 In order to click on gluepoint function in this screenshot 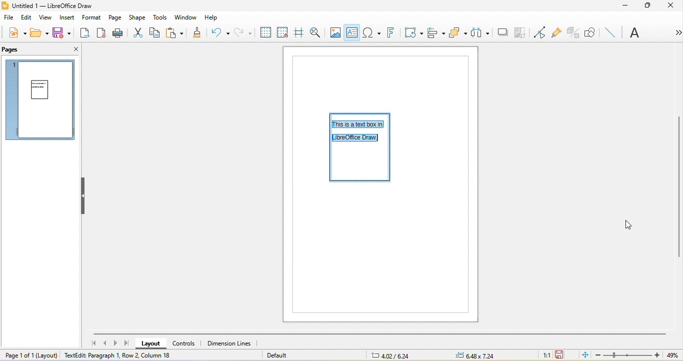, I will do `click(557, 31)`.